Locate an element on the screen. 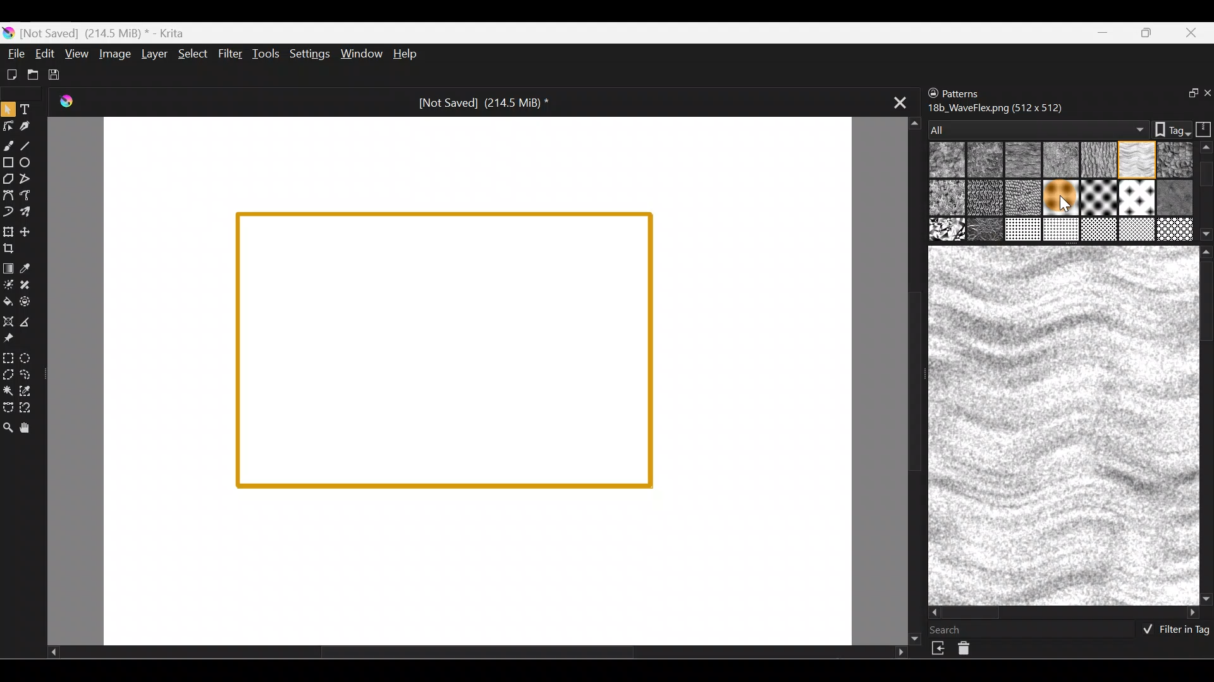 The width and height of the screenshot is (1214, 682). Freehand path tool is located at coordinates (28, 195).